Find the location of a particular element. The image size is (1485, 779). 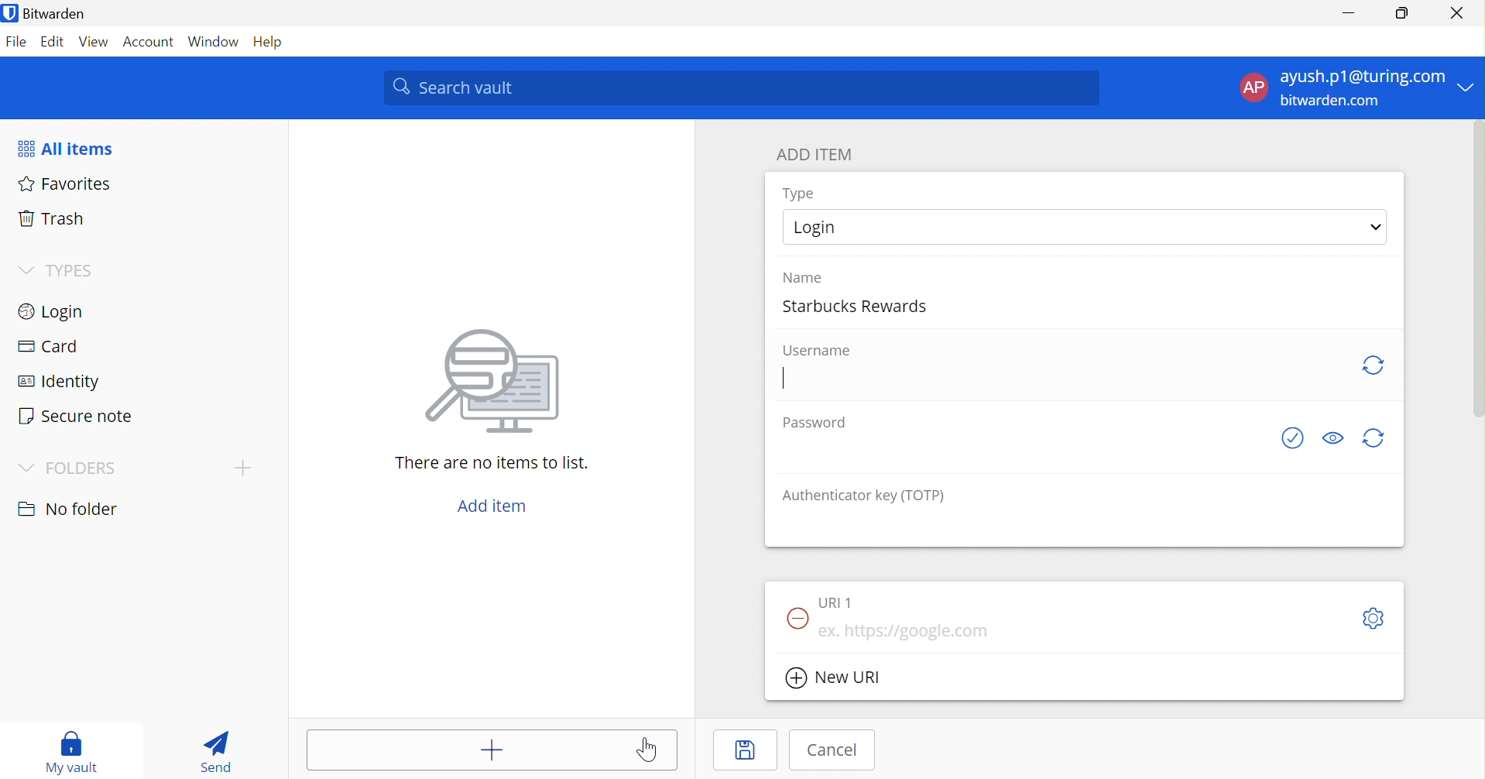

Identify is located at coordinates (58, 383).